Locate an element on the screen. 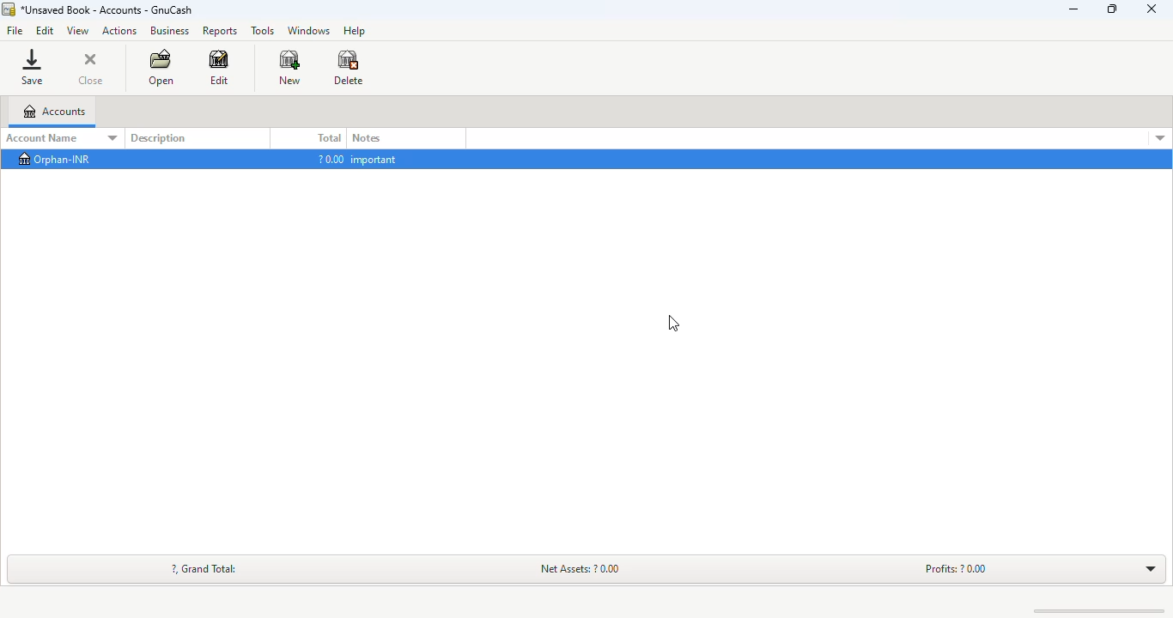 Image resolution: width=1173 pixels, height=618 pixels. orphan-INR is located at coordinates (56, 159).